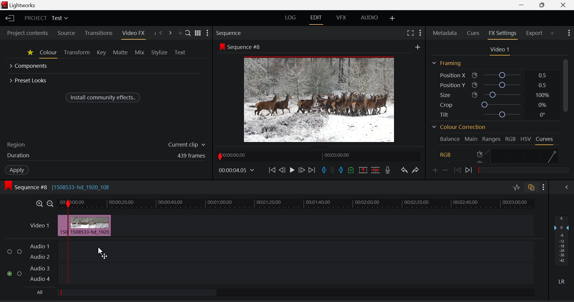 The height and width of the screenshot is (302, 574). What do you see at coordinates (9, 18) in the screenshot?
I see `Back to Homepage` at bounding box center [9, 18].